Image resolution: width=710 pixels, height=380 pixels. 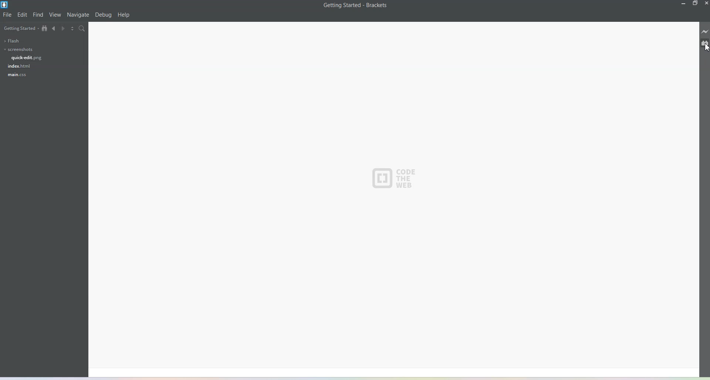 I want to click on File, so click(x=8, y=15).